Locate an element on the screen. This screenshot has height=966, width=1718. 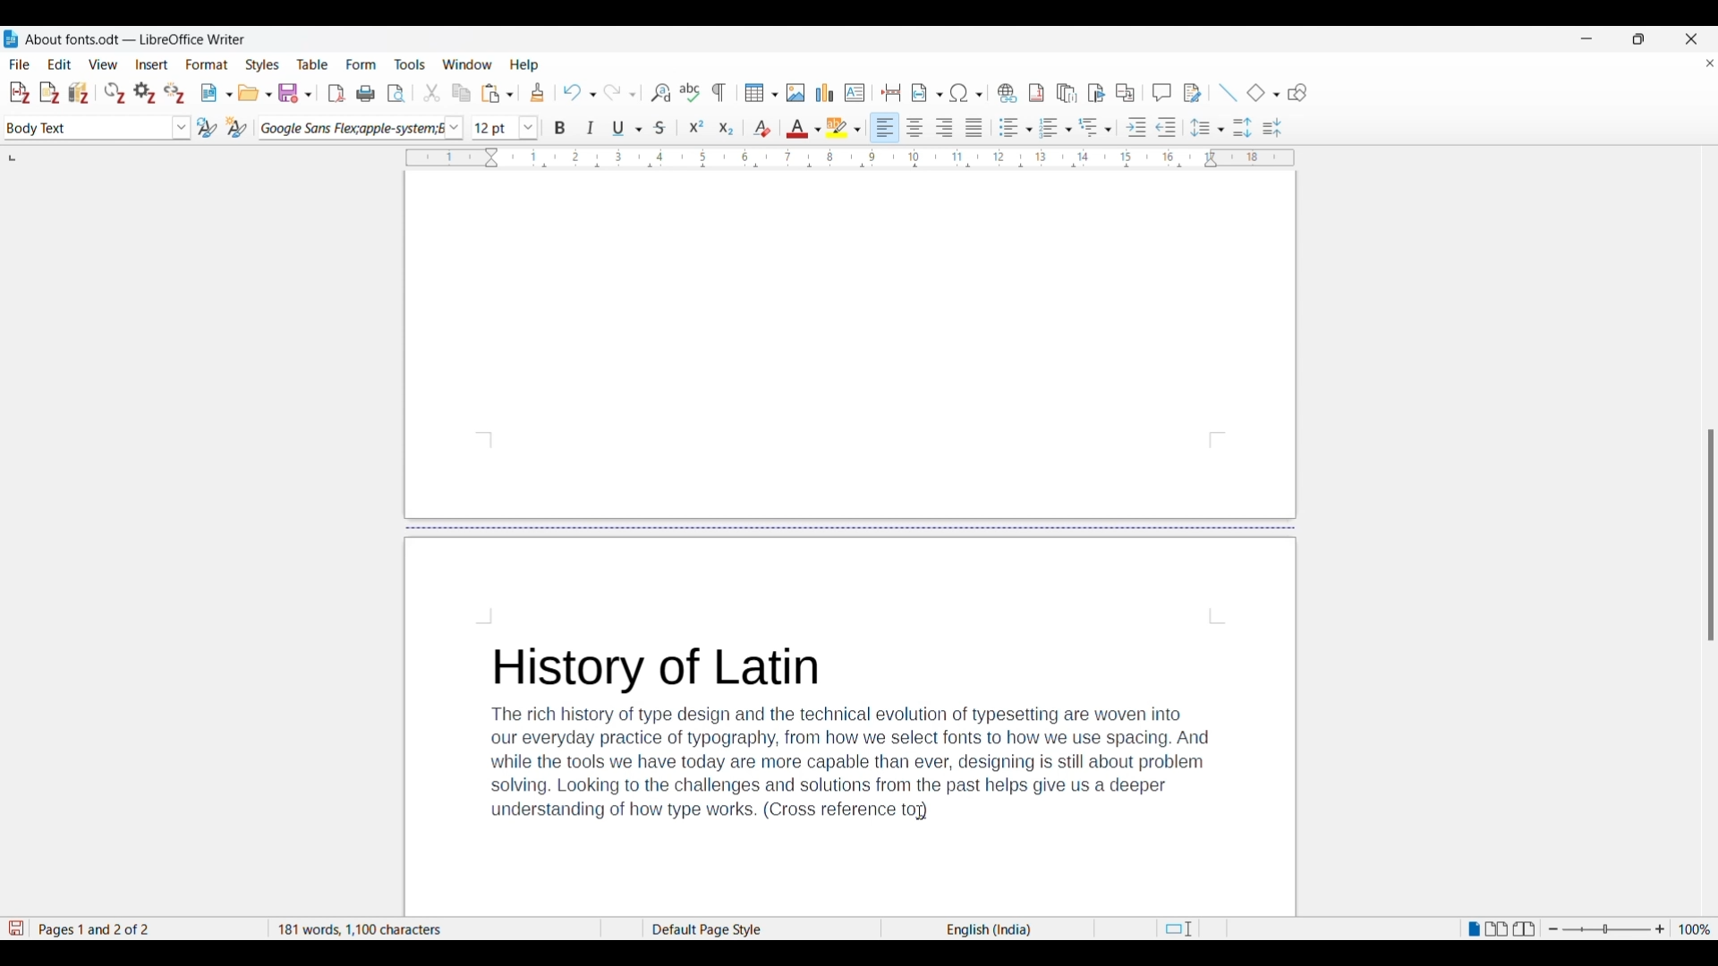
Find and replace is located at coordinates (660, 92).